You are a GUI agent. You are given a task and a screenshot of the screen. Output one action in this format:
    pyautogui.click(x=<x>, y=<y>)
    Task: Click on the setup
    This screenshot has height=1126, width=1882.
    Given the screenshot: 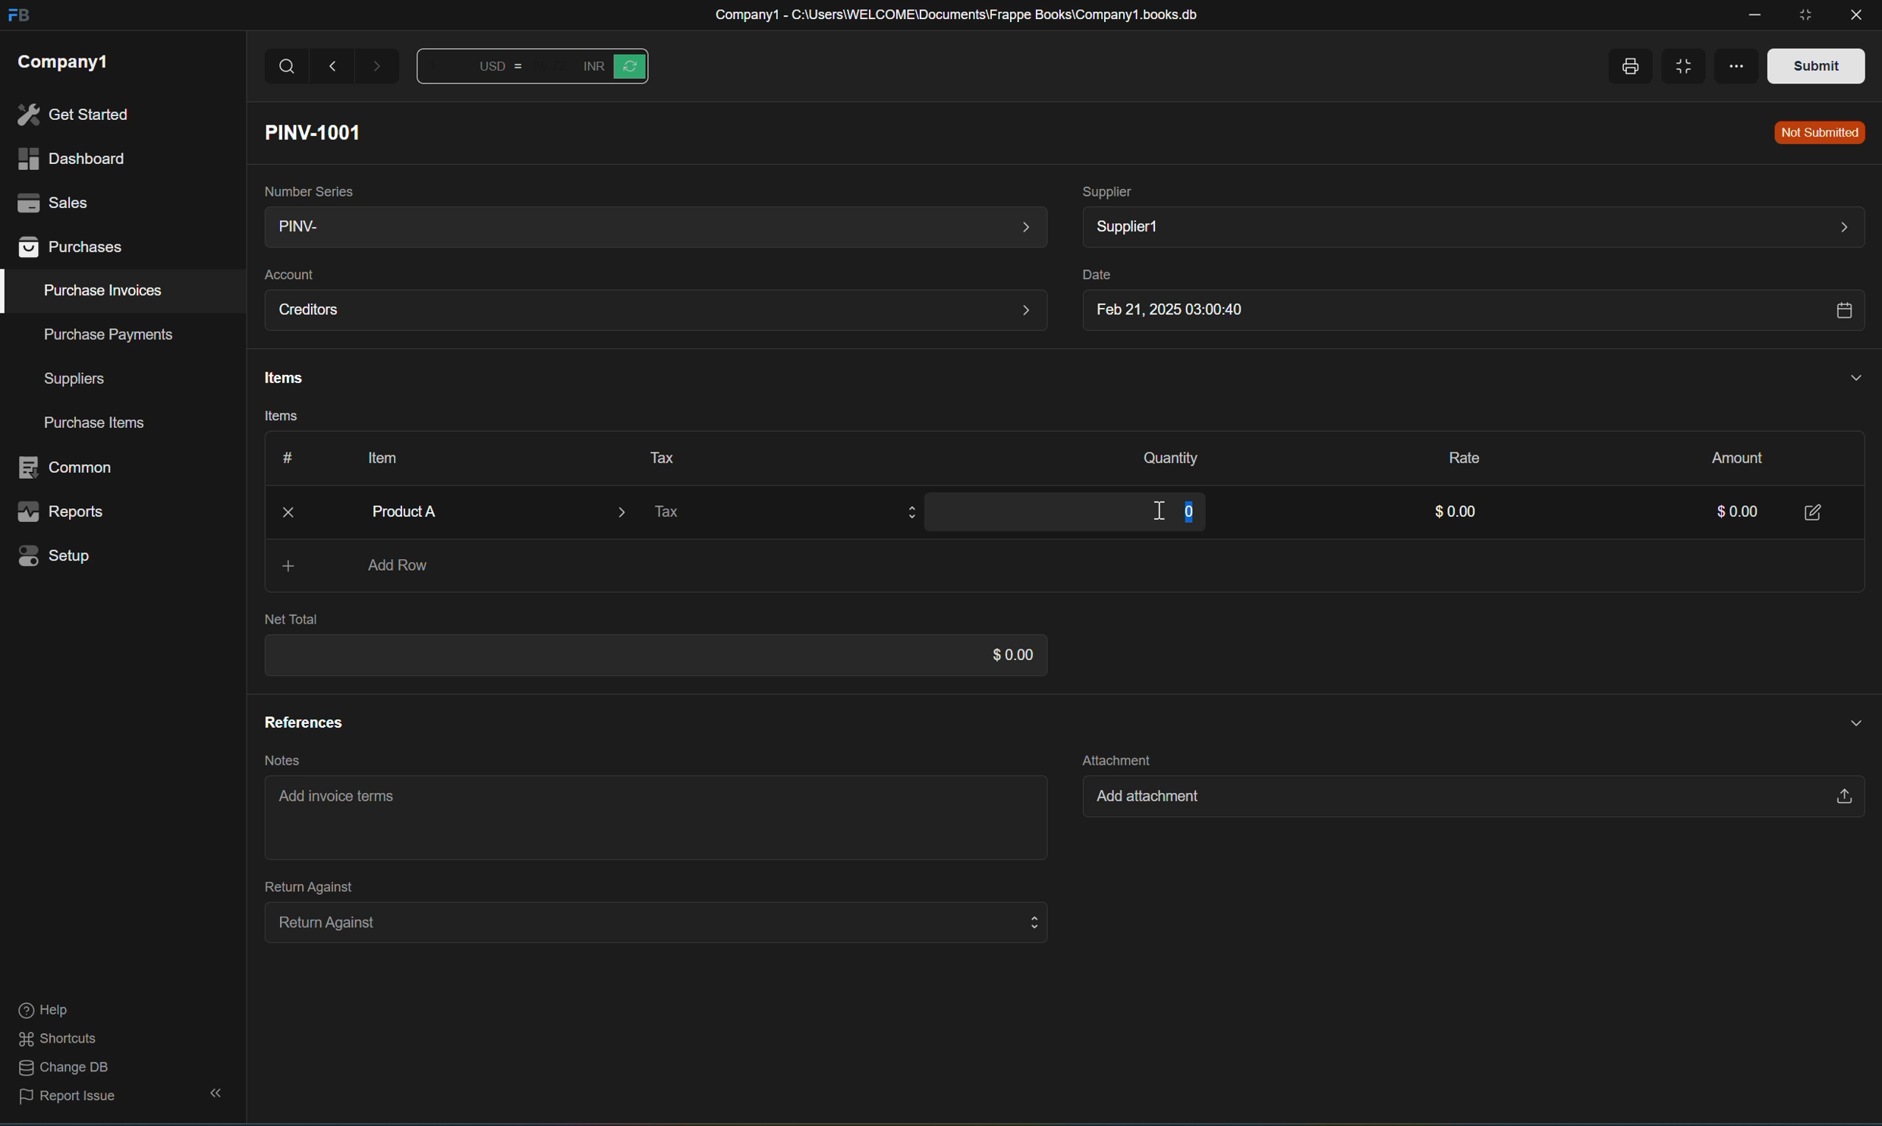 What is the action you would take?
    pyautogui.click(x=59, y=555)
    